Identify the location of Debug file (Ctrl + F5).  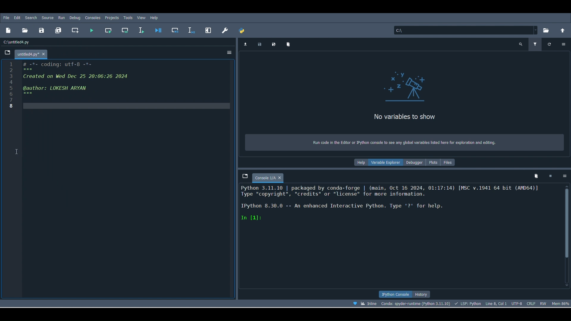
(159, 30).